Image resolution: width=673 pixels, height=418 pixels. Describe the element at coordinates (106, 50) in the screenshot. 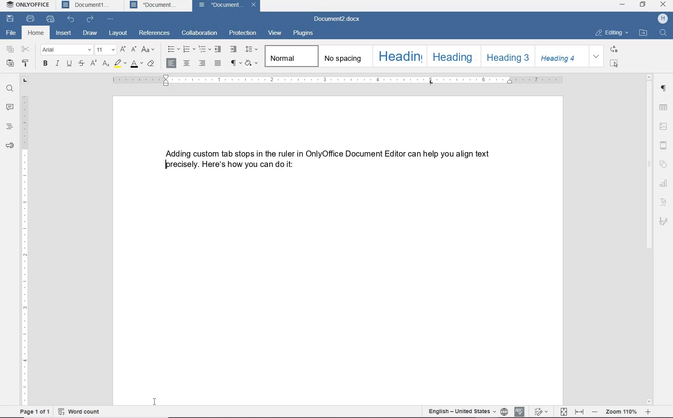

I see `font size` at that location.